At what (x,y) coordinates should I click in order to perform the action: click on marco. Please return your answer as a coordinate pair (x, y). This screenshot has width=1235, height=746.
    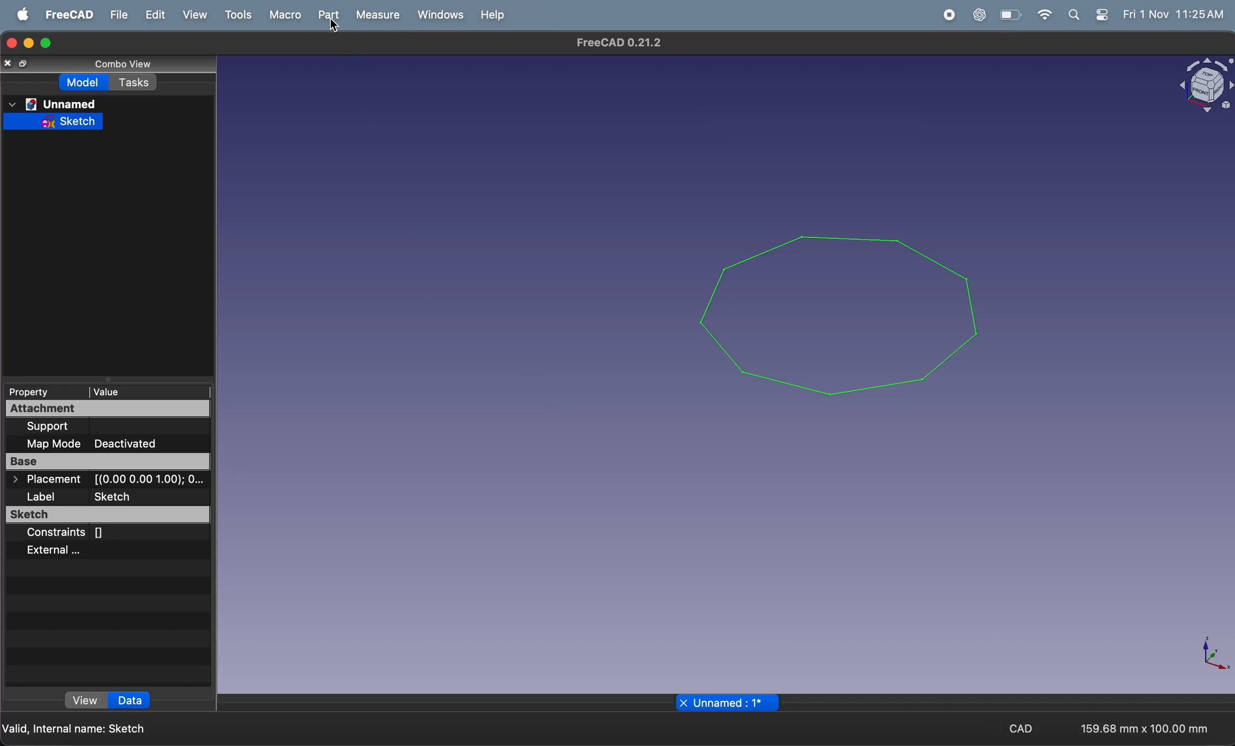
    Looking at the image, I should click on (284, 15).